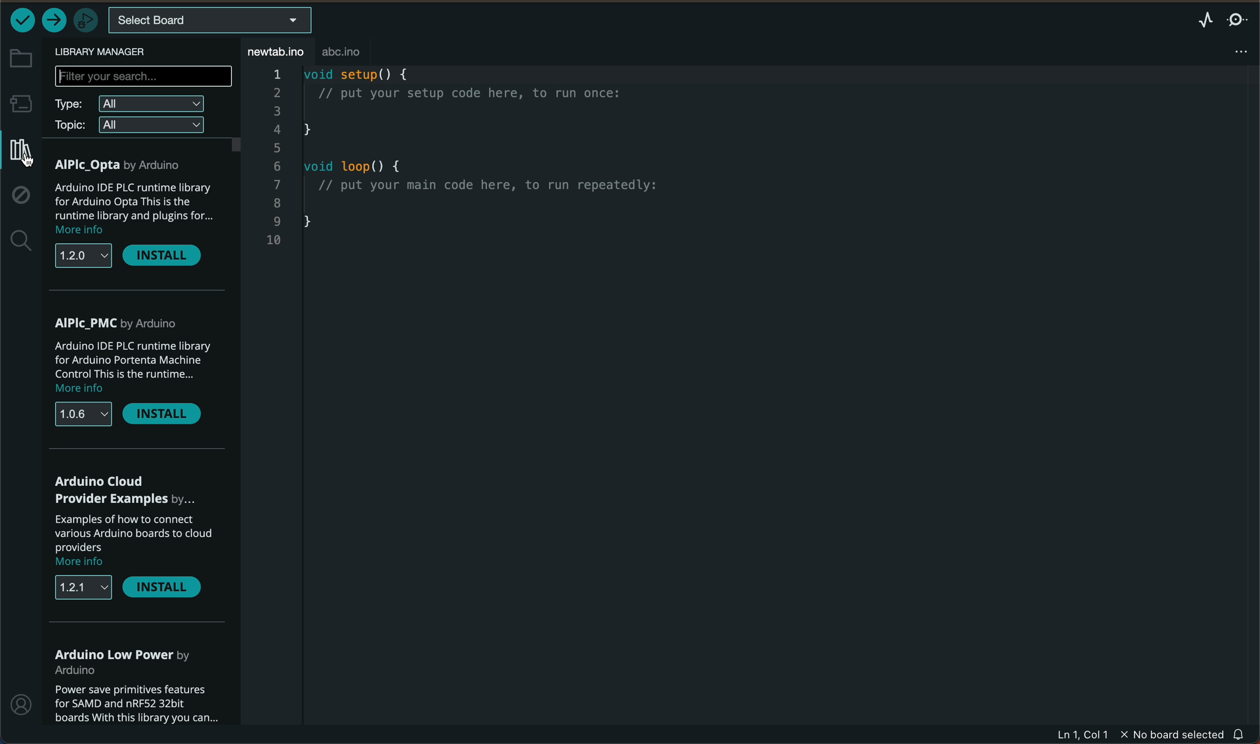  Describe the element at coordinates (23, 157) in the screenshot. I see `cursor` at that location.